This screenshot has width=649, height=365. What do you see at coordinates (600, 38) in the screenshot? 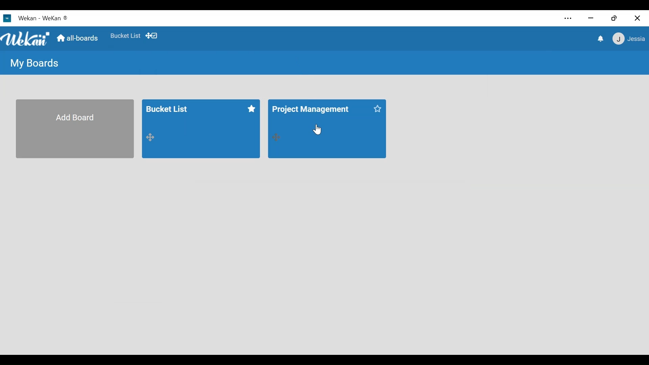
I see `notifications` at bounding box center [600, 38].